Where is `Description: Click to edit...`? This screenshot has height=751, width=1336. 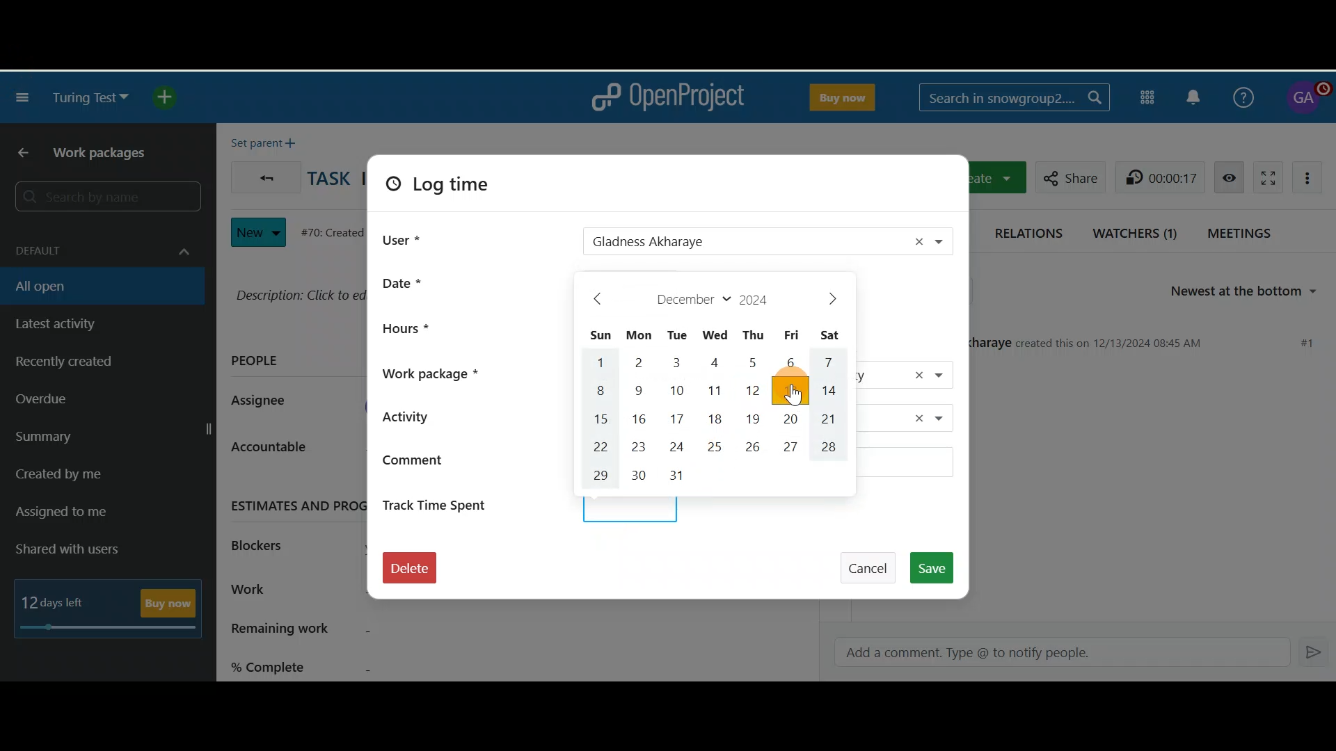 Description: Click to edit... is located at coordinates (297, 293).